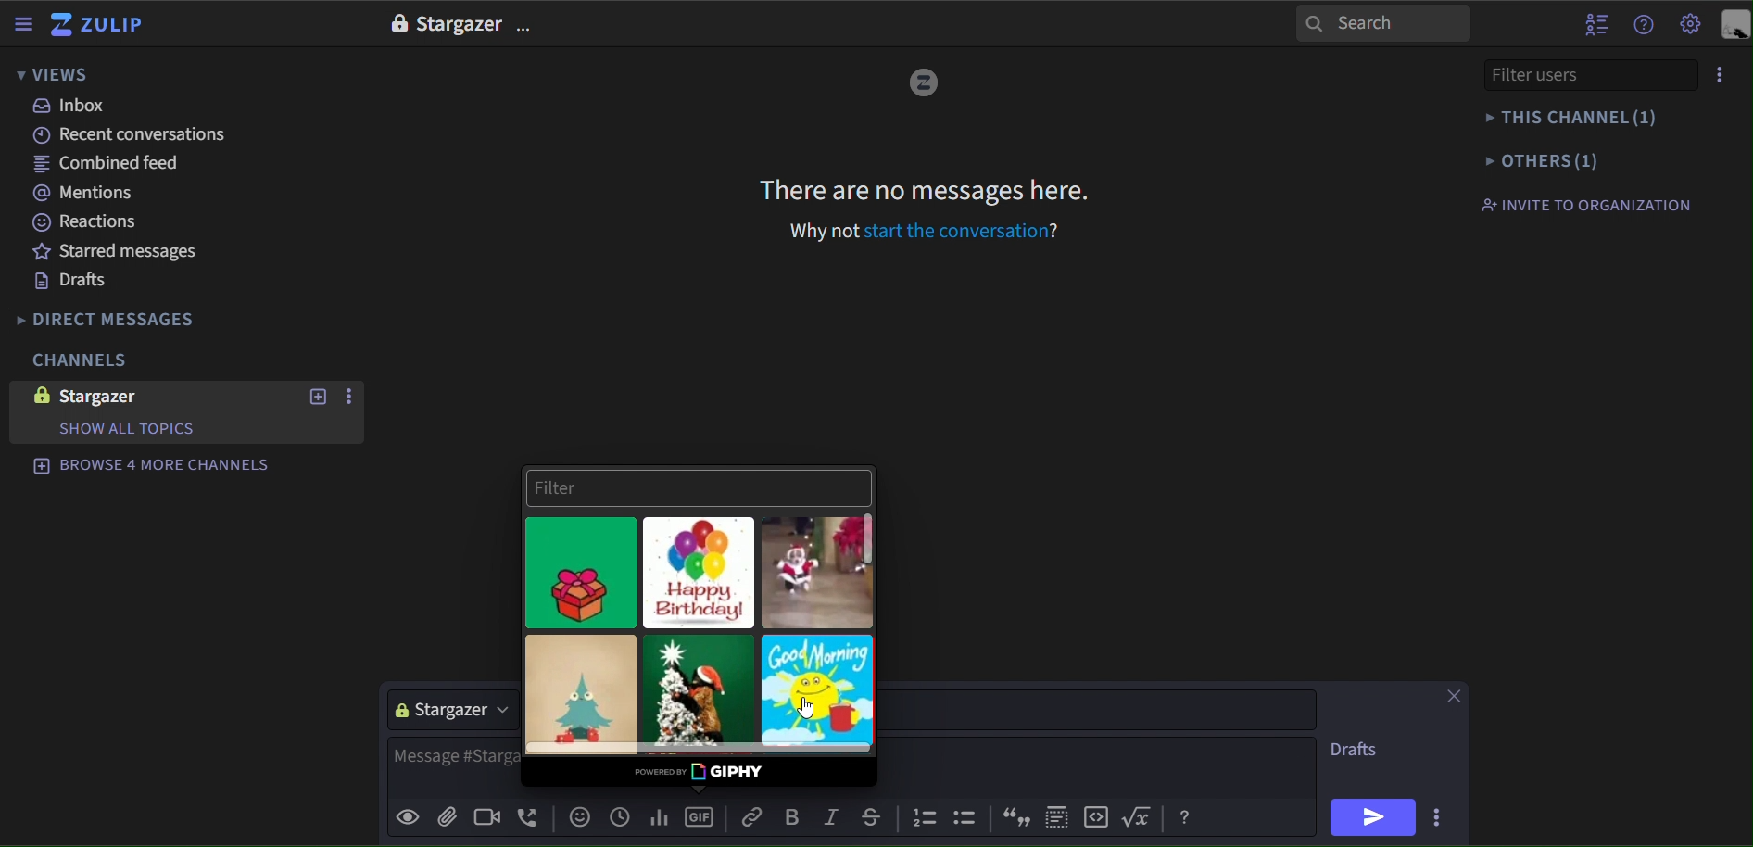  Describe the element at coordinates (1099, 816) in the screenshot. I see `icon` at that location.